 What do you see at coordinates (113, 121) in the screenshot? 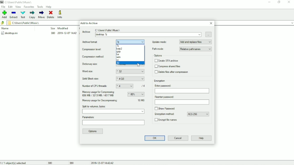
I see `Parameters` at bounding box center [113, 121].